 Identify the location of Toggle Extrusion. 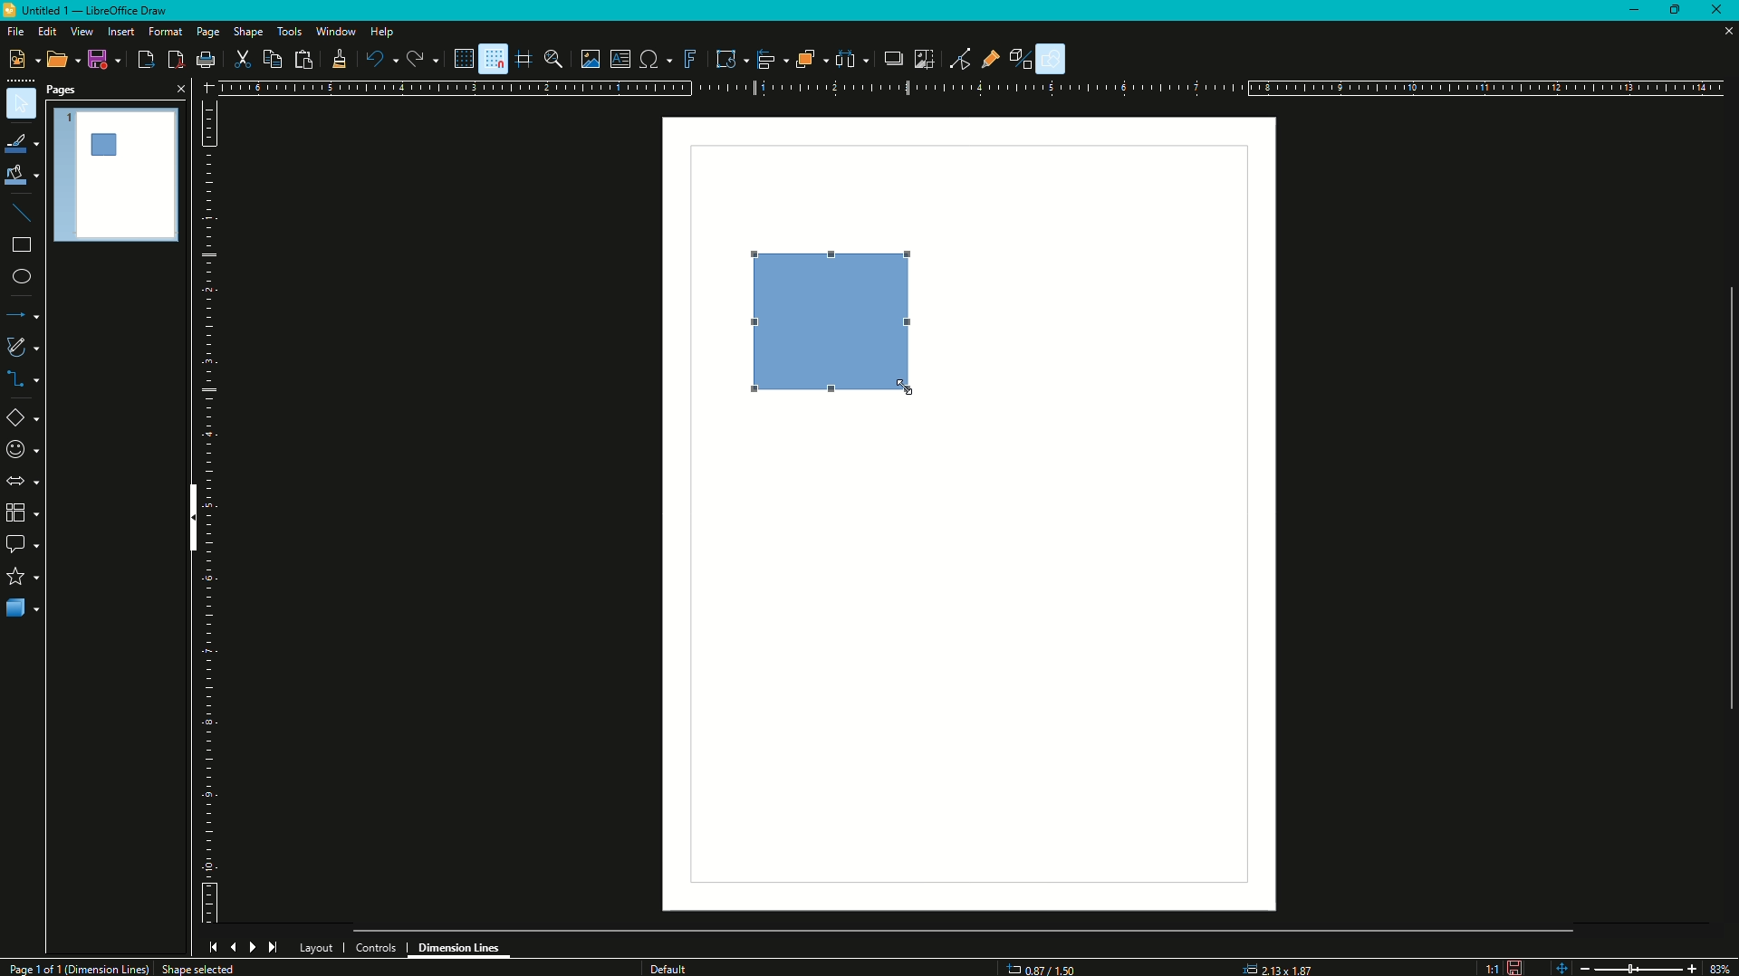
(1025, 57).